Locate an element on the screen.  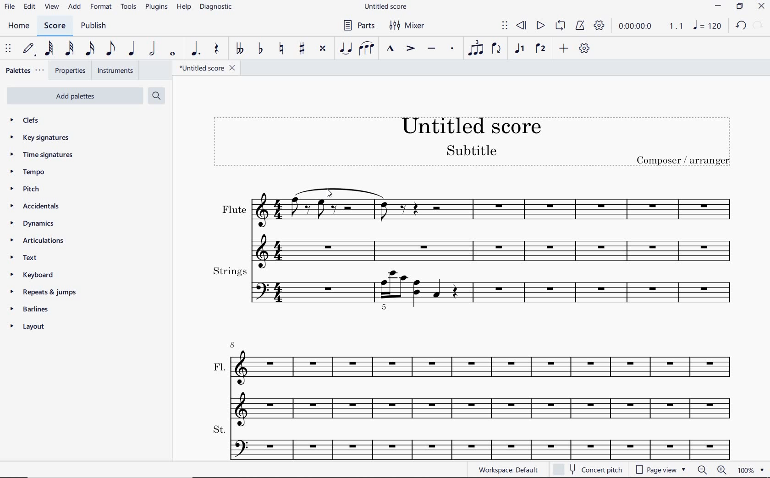
keyboard is located at coordinates (30, 275).